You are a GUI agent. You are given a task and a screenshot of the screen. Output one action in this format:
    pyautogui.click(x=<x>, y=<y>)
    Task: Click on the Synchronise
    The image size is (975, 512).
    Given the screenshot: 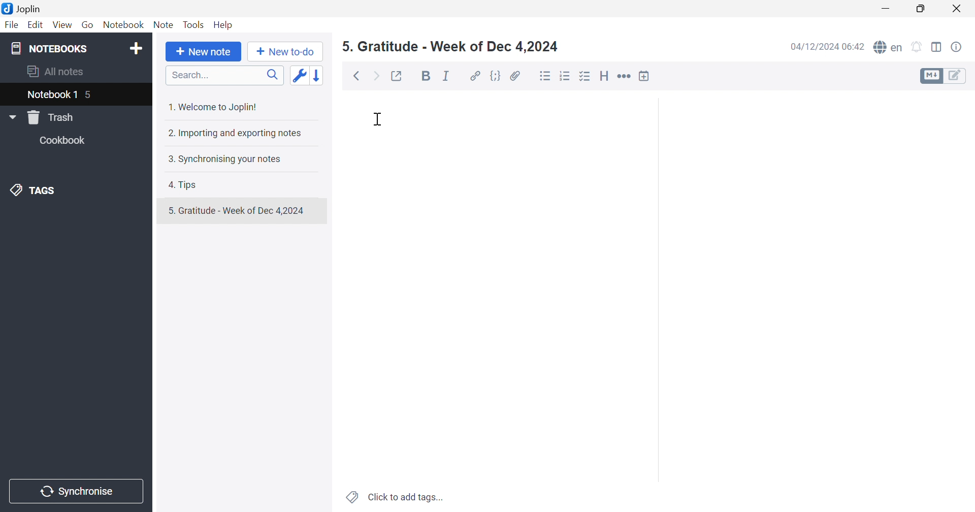 What is the action you would take?
    pyautogui.click(x=79, y=492)
    